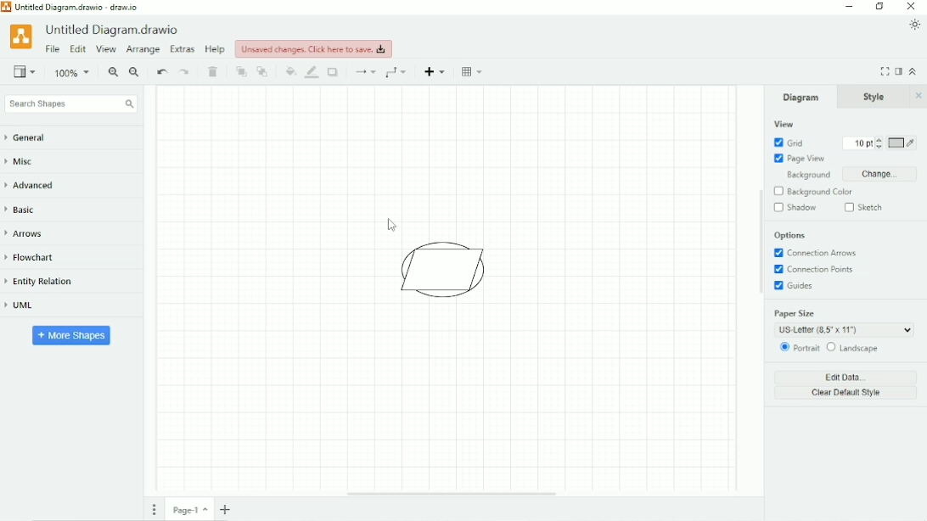 The height and width of the screenshot is (521, 927). I want to click on Background, so click(805, 176).